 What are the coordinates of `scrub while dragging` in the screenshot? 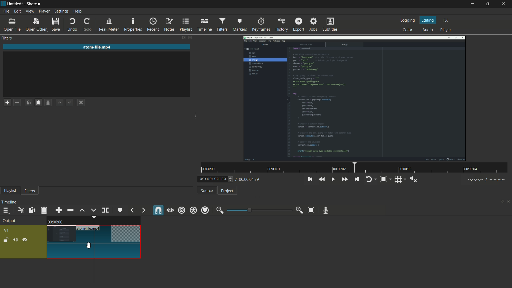 It's located at (170, 211).